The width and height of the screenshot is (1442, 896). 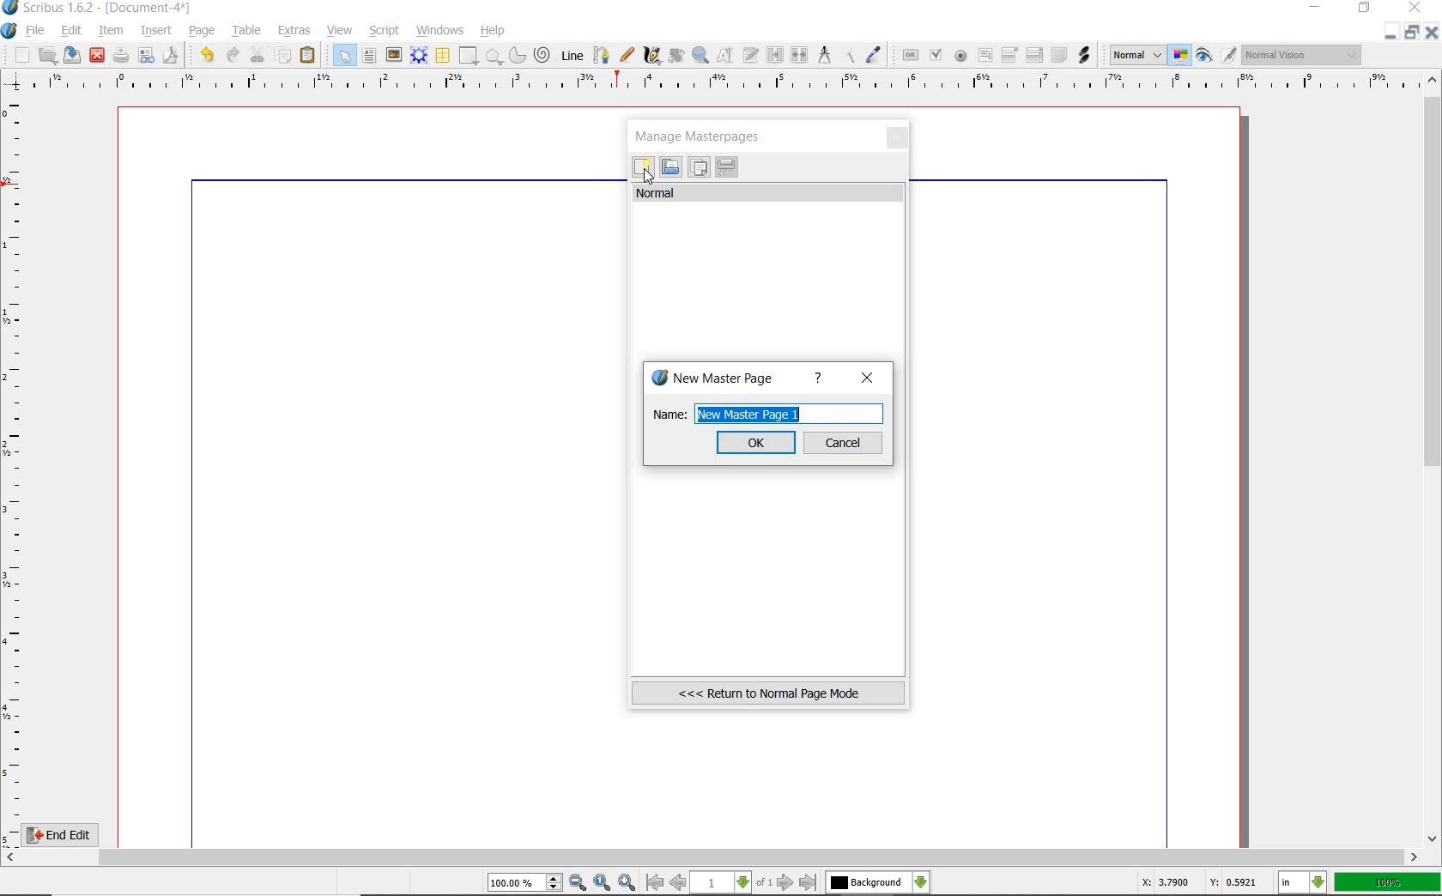 What do you see at coordinates (960, 56) in the screenshot?
I see `pdf radio button` at bounding box center [960, 56].